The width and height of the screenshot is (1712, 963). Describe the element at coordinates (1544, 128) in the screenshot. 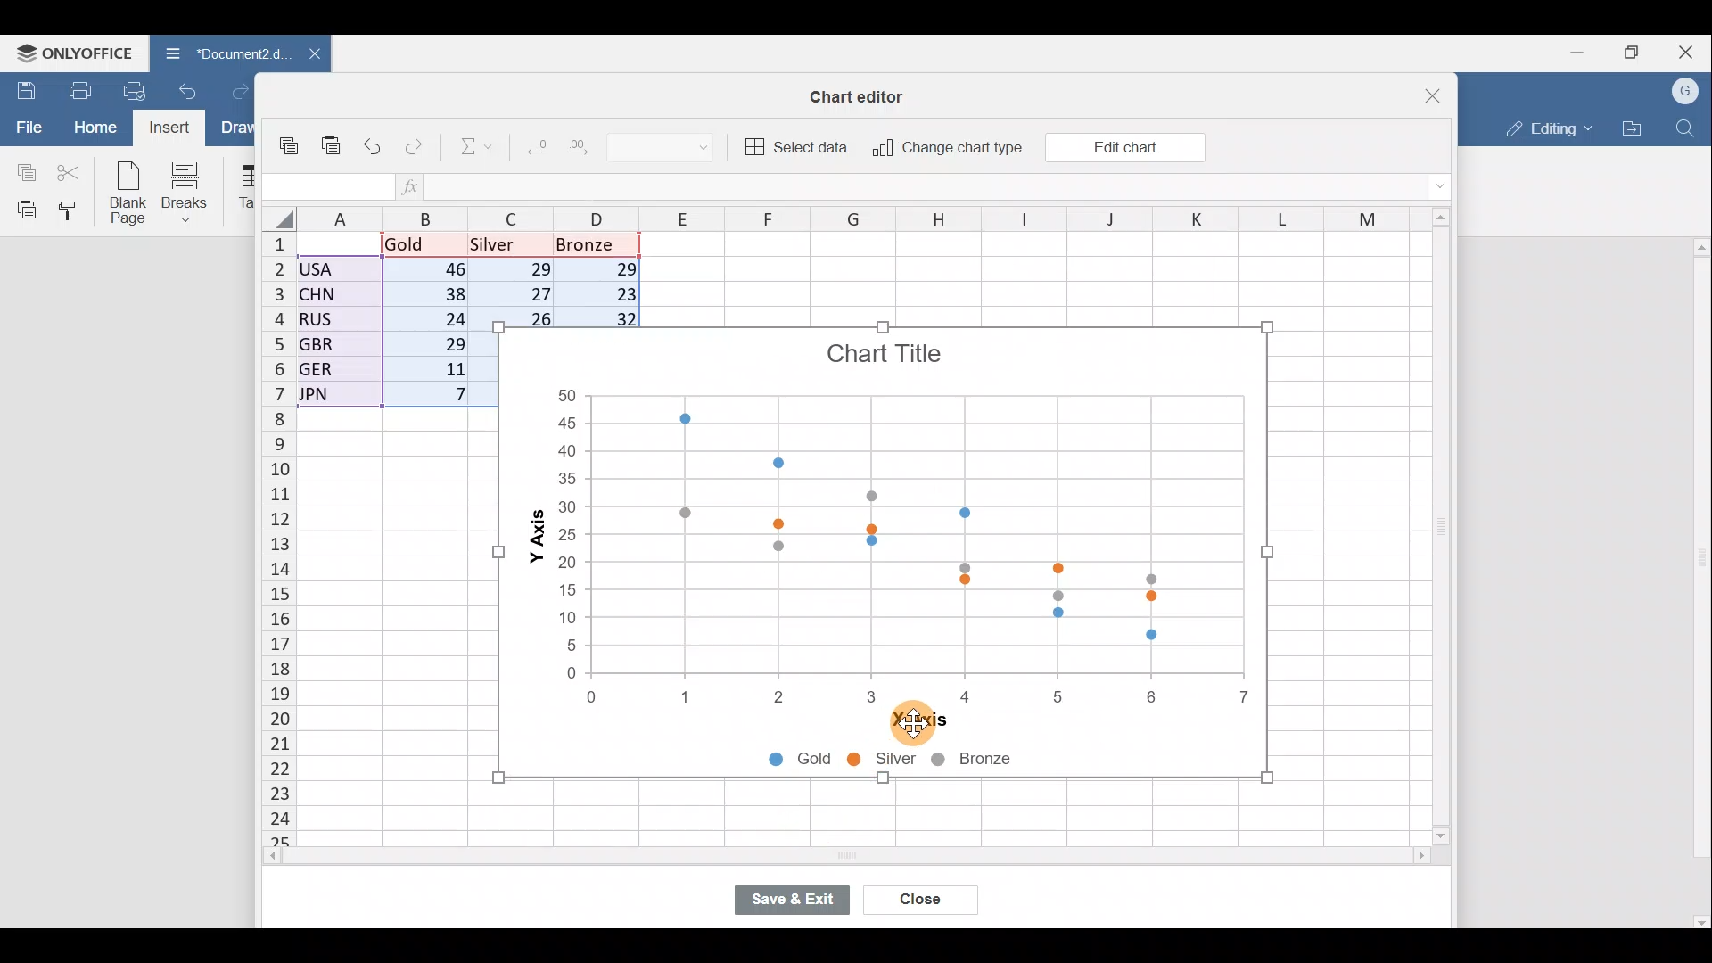

I see `Editing mode` at that location.